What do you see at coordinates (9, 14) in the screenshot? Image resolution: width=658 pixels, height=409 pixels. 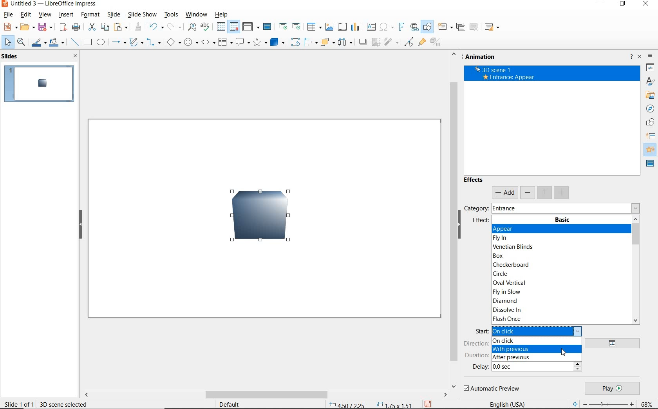 I see `file` at bounding box center [9, 14].